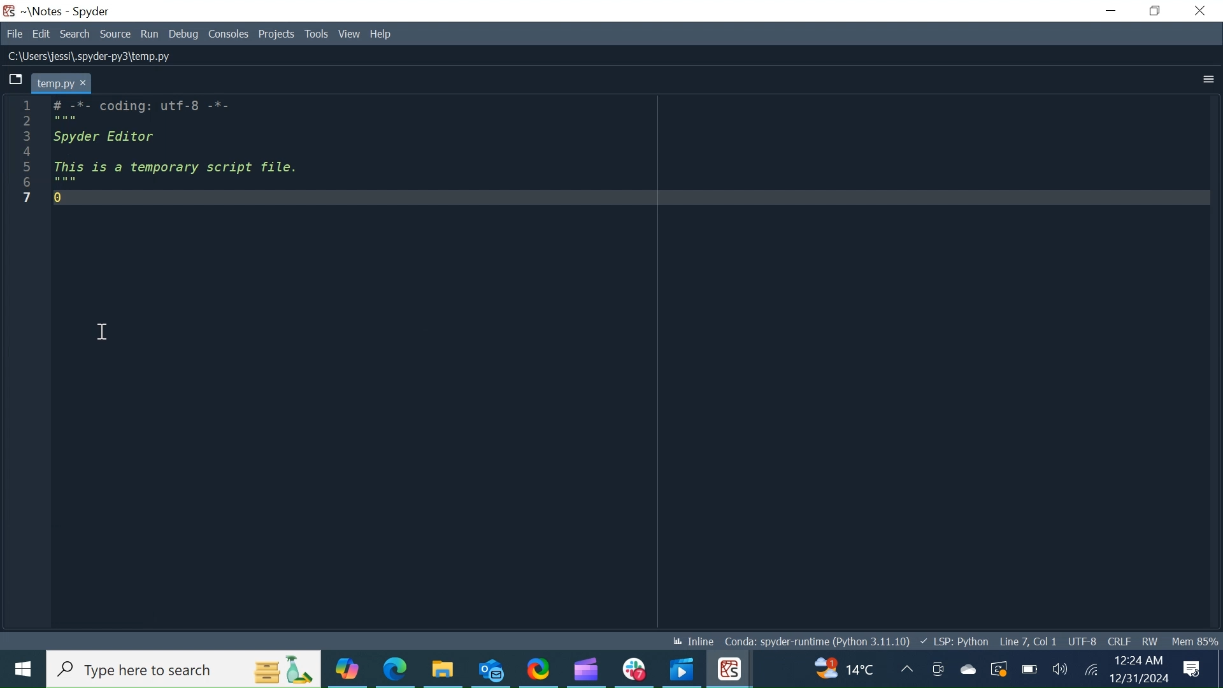  What do you see at coordinates (1154, 11) in the screenshot?
I see `Restore` at bounding box center [1154, 11].